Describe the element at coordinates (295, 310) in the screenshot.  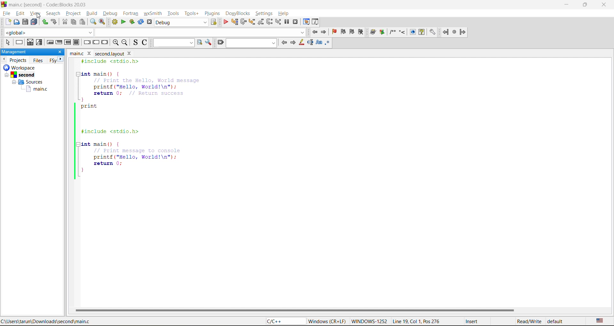
I see `horizontal scroll bar` at that location.